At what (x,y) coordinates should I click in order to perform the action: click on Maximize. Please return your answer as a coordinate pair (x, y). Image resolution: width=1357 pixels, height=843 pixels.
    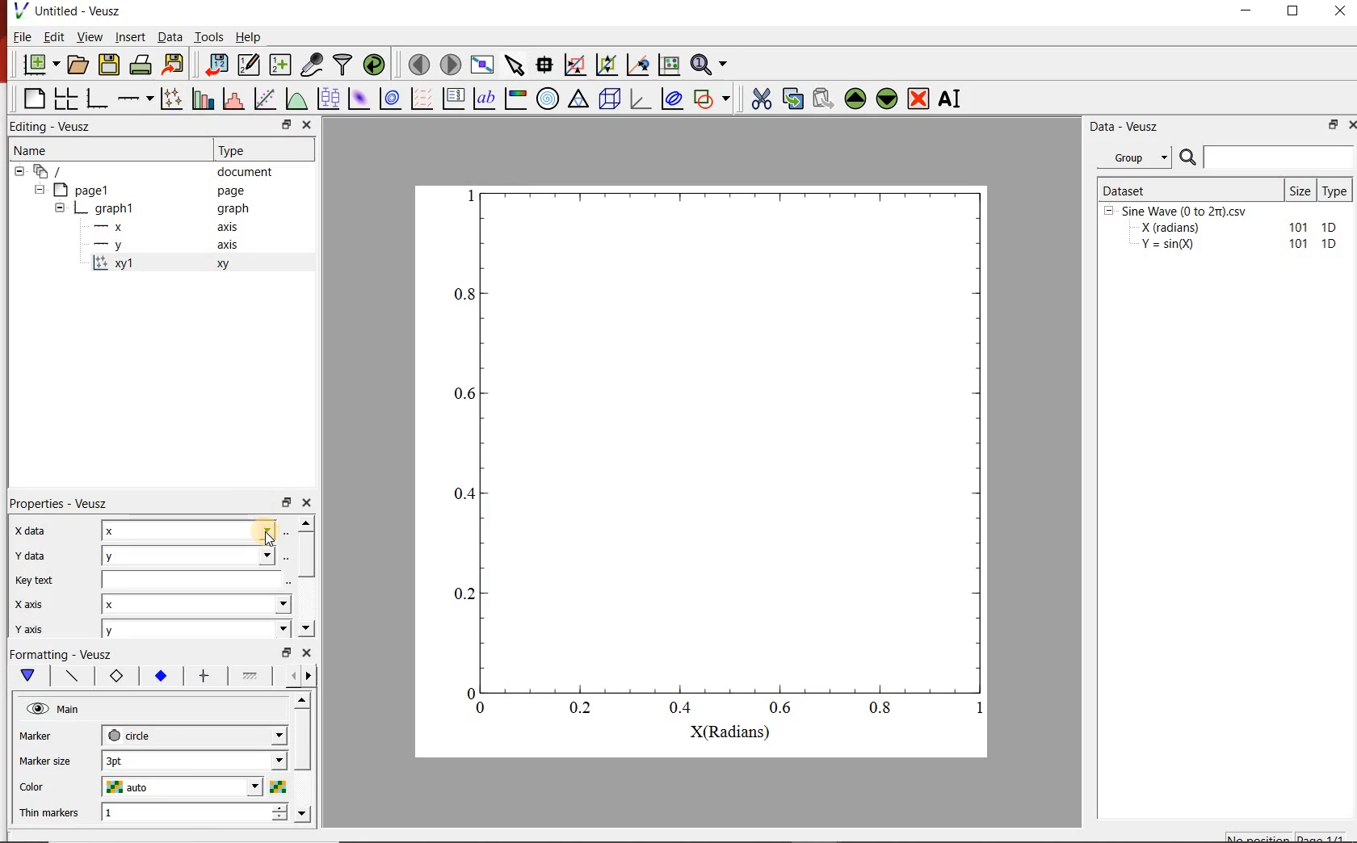
    Looking at the image, I should click on (1294, 11).